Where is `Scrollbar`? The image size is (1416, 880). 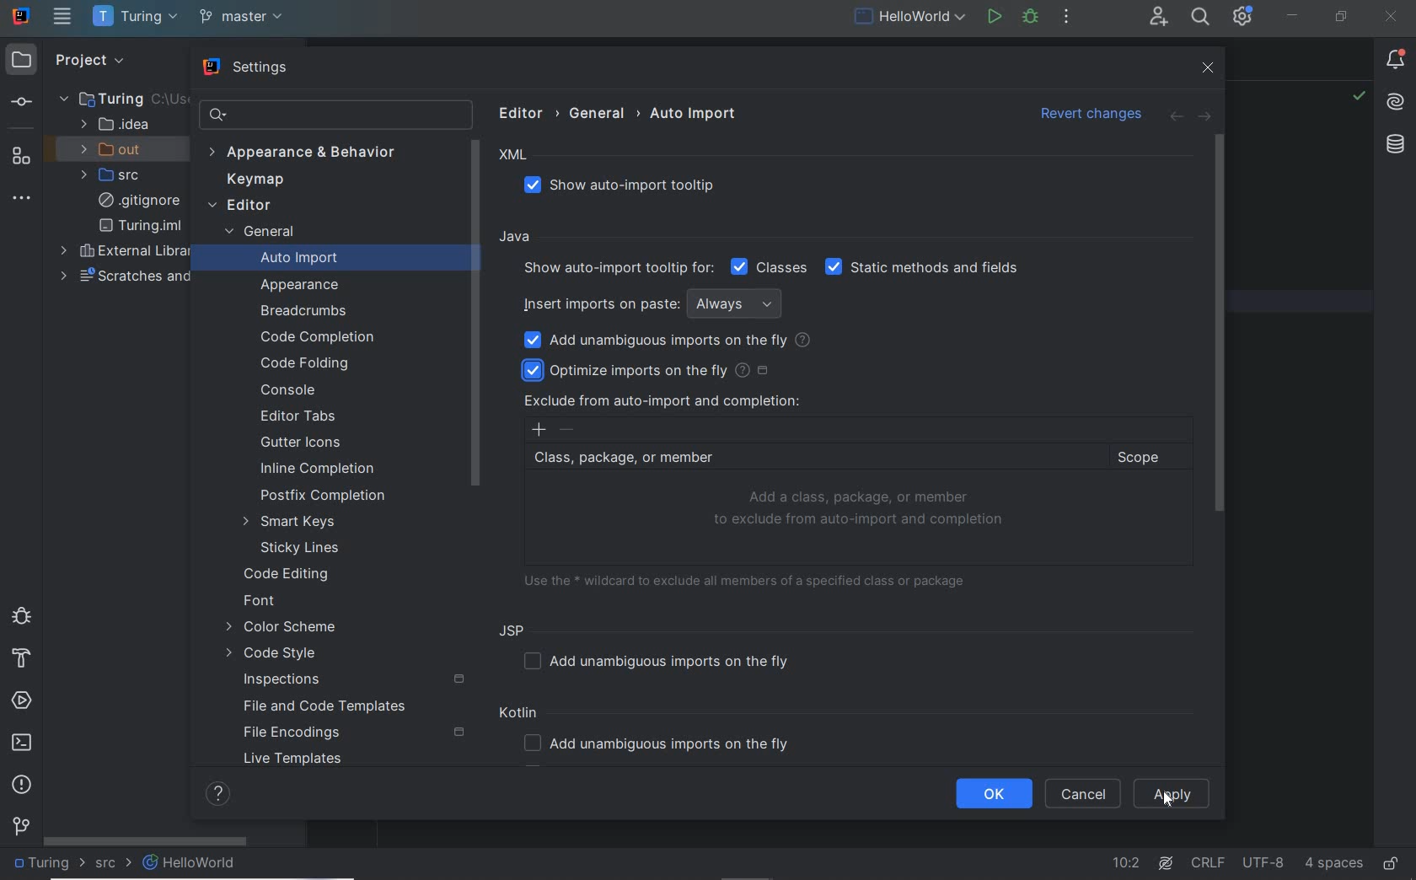
Scrollbar is located at coordinates (475, 311).